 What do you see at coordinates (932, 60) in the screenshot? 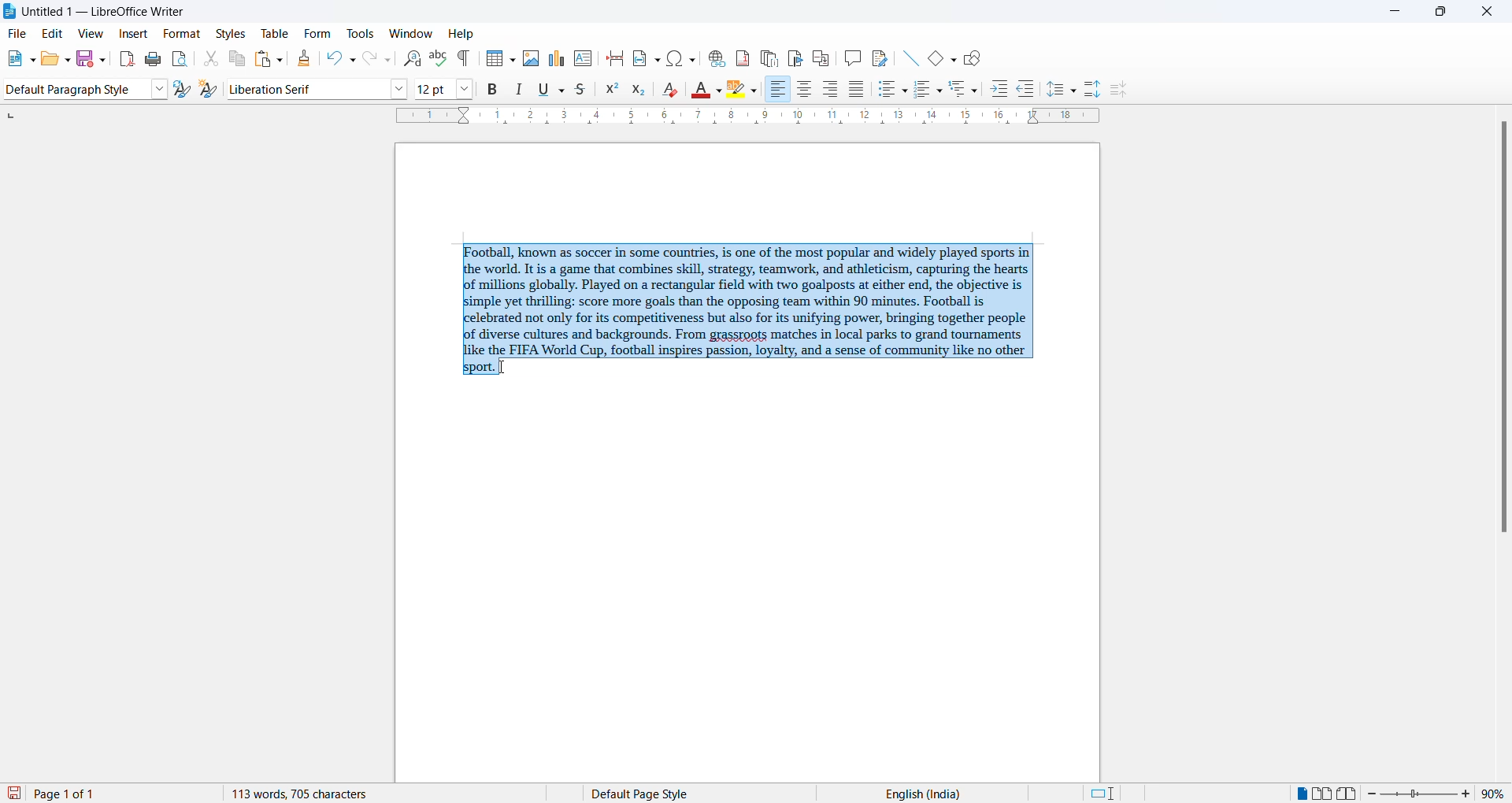
I see `basic shapes` at bounding box center [932, 60].